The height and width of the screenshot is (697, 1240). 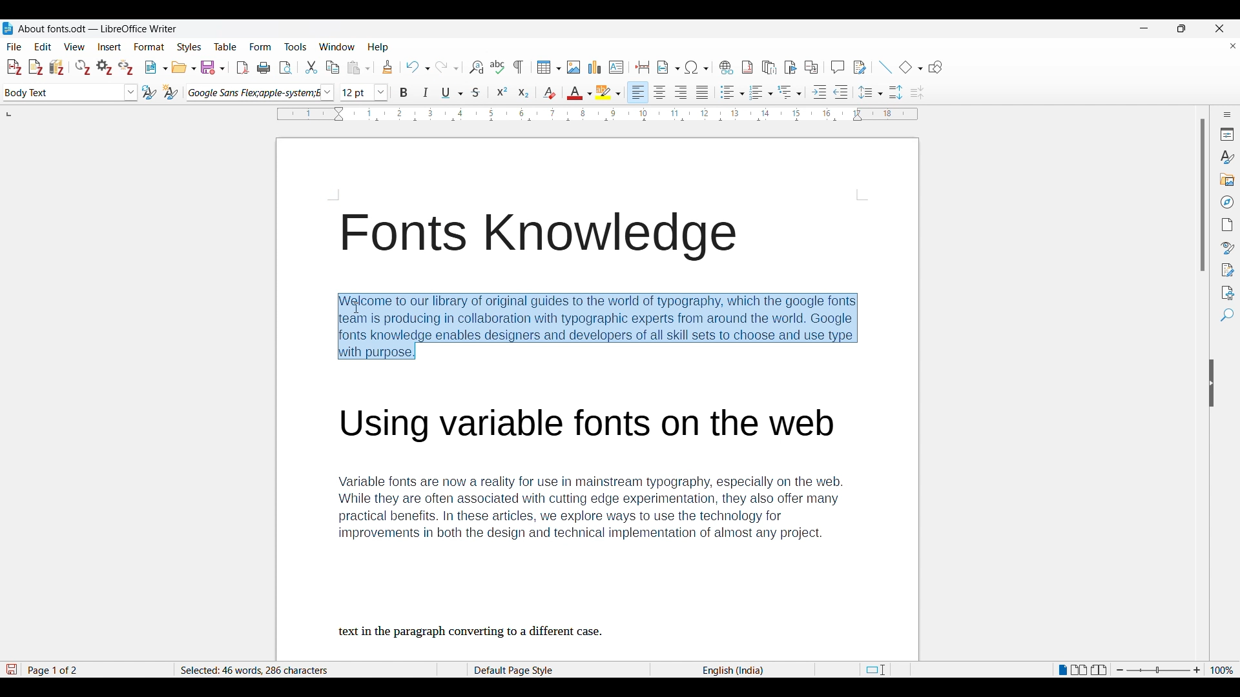 I want to click on Special character options, so click(x=697, y=67).